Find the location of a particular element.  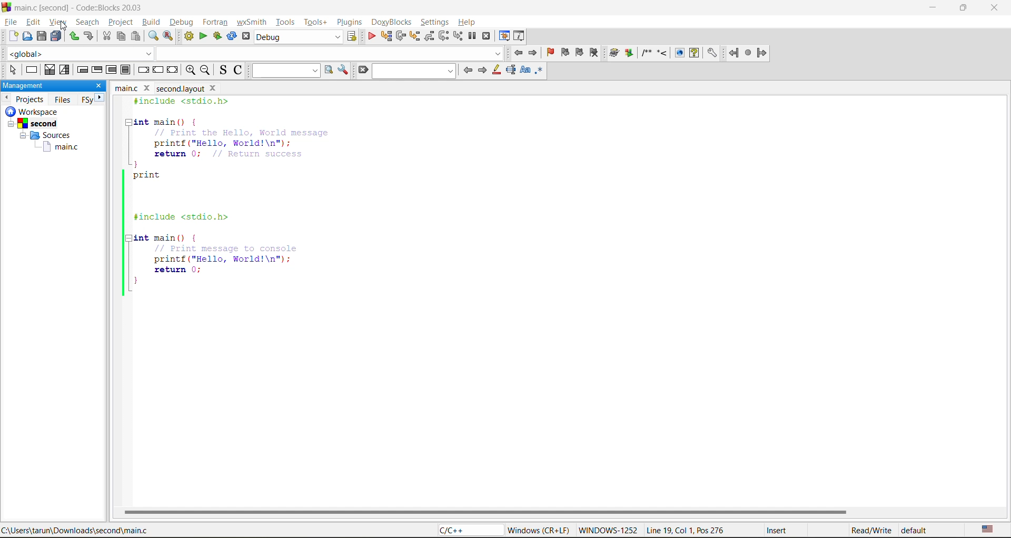

debug is located at coordinates (182, 22).